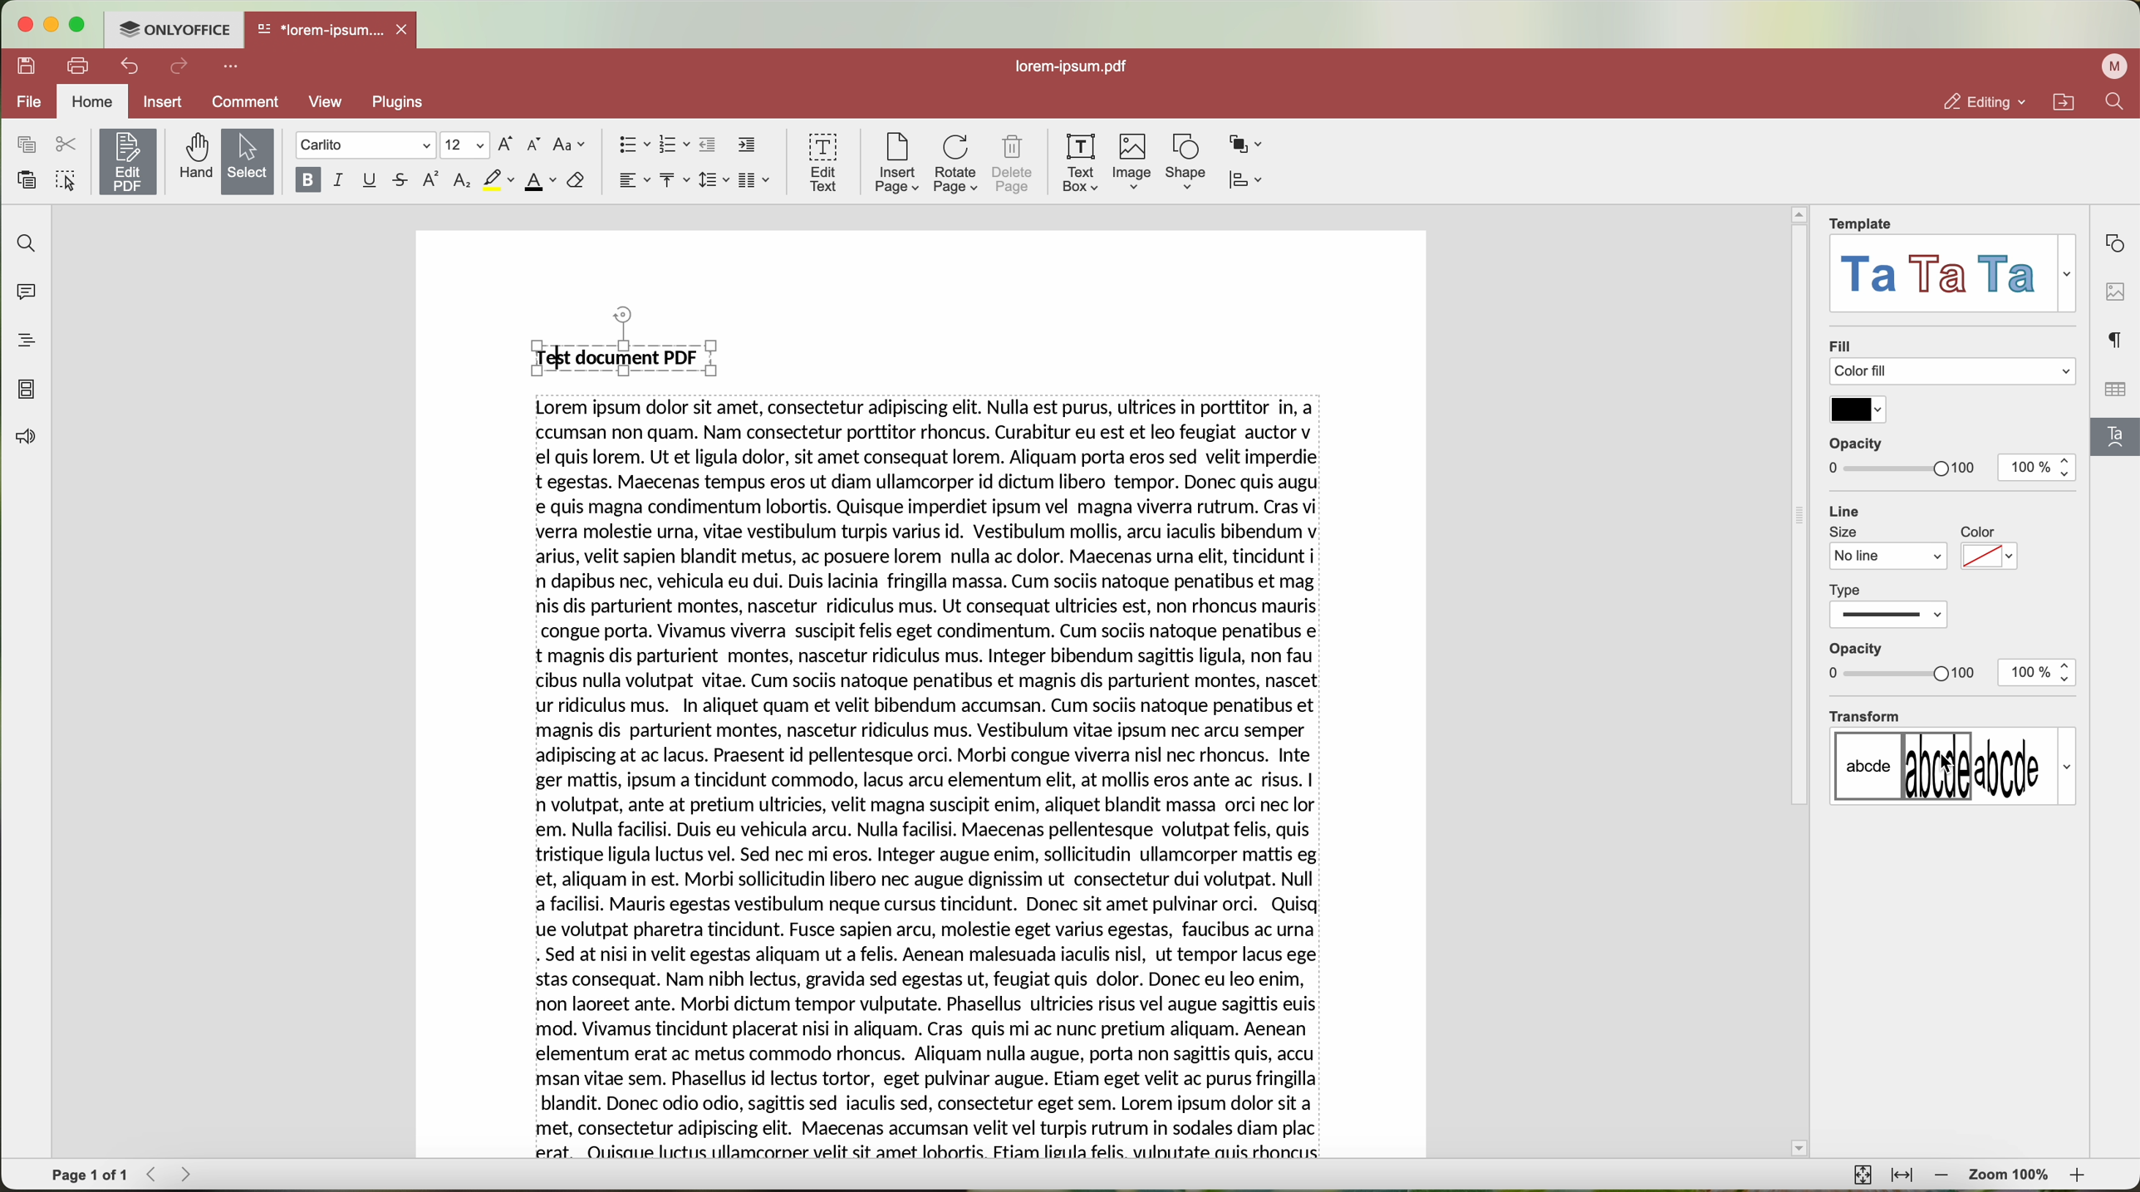 Image resolution: width=2140 pixels, height=1192 pixels. What do you see at coordinates (55, 25) in the screenshot?
I see `minimize` at bounding box center [55, 25].